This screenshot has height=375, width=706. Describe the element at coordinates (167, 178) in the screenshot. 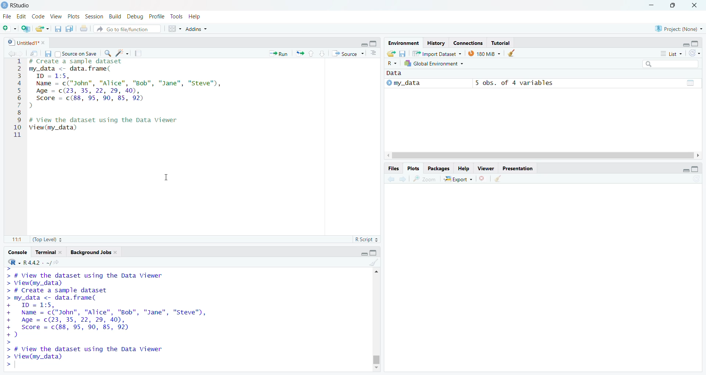

I see `Cursor` at that location.